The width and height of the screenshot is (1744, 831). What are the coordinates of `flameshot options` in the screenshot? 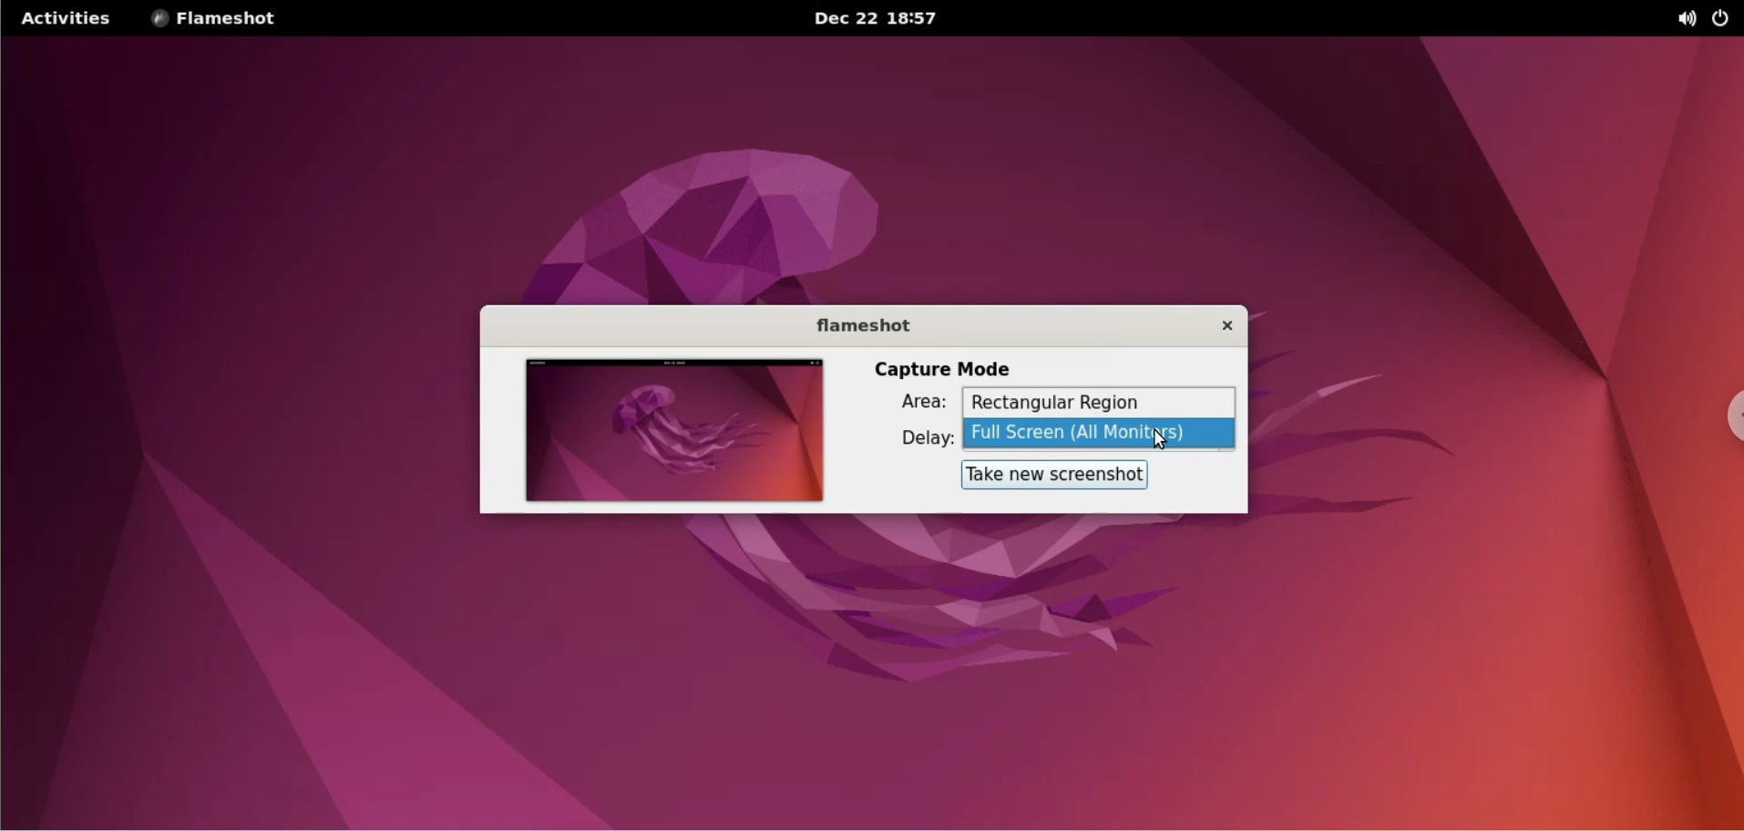 It's located at (220, 18).